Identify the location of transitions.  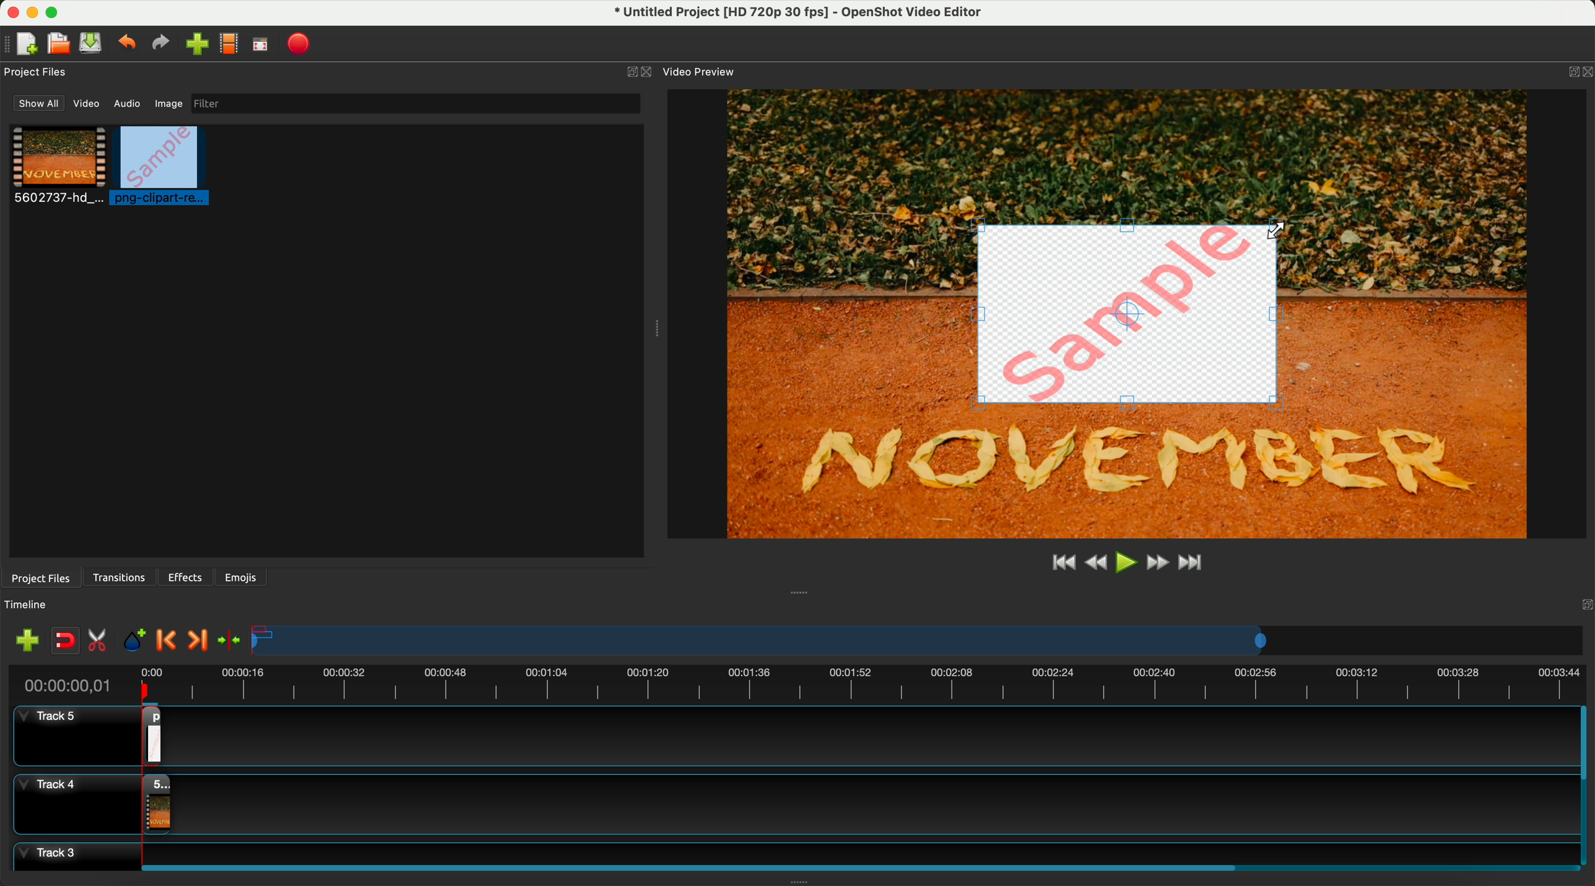
(121, 578).